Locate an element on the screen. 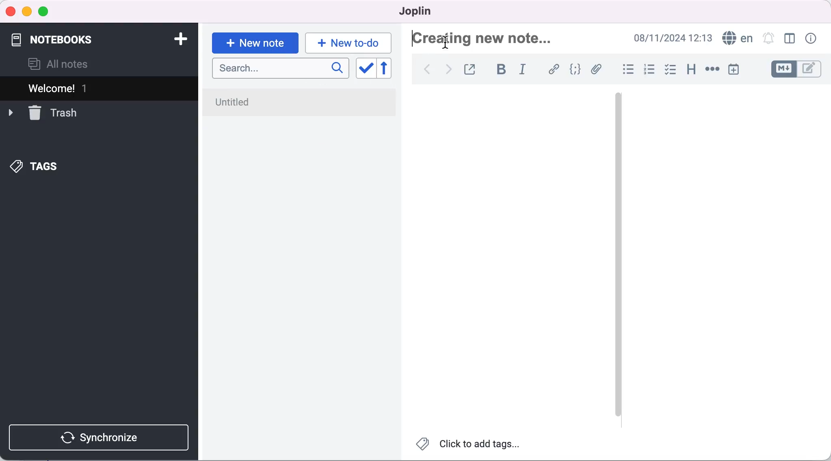  notebooks is located at coordinates (65, 36).